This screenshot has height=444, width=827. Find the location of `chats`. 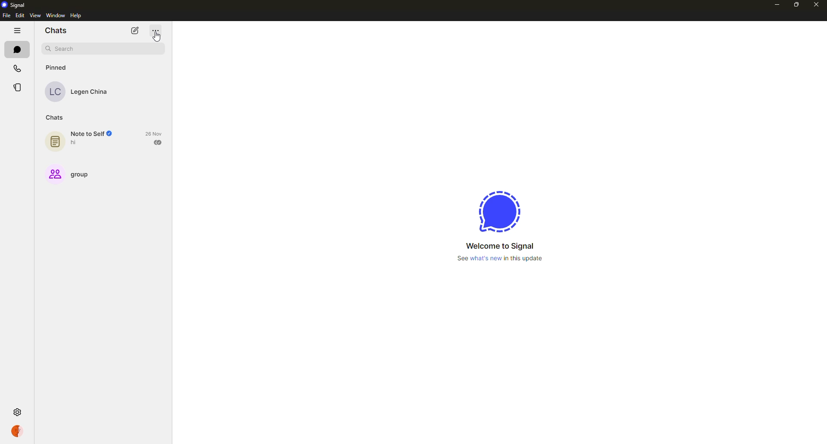

chats is located at coordinates (56, 31).